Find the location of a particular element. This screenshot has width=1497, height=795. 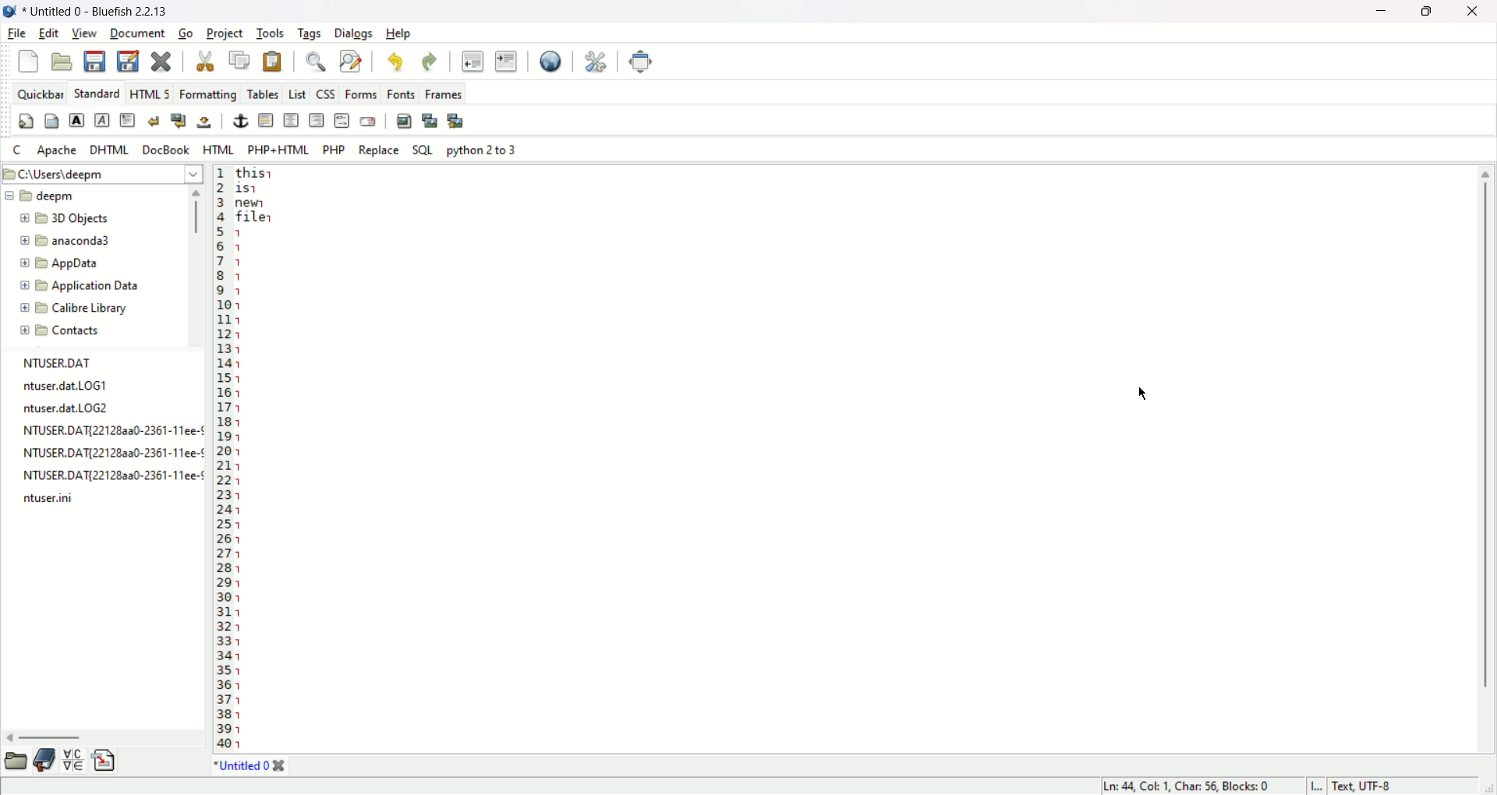

edit is located at coordinates (48, 33).